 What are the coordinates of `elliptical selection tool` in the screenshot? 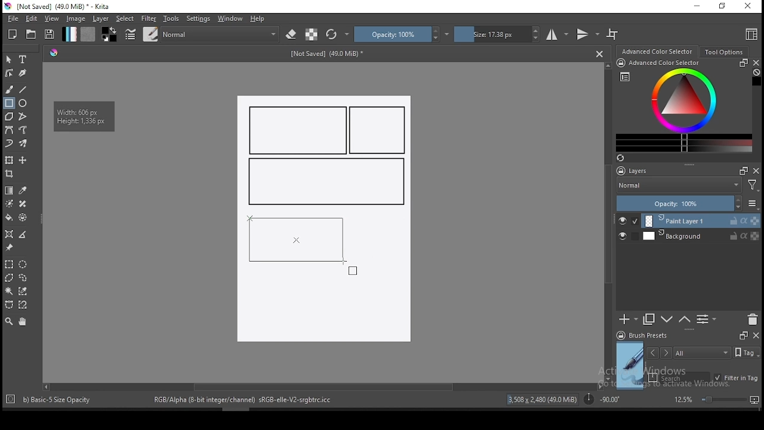 It's located at (23, 265).